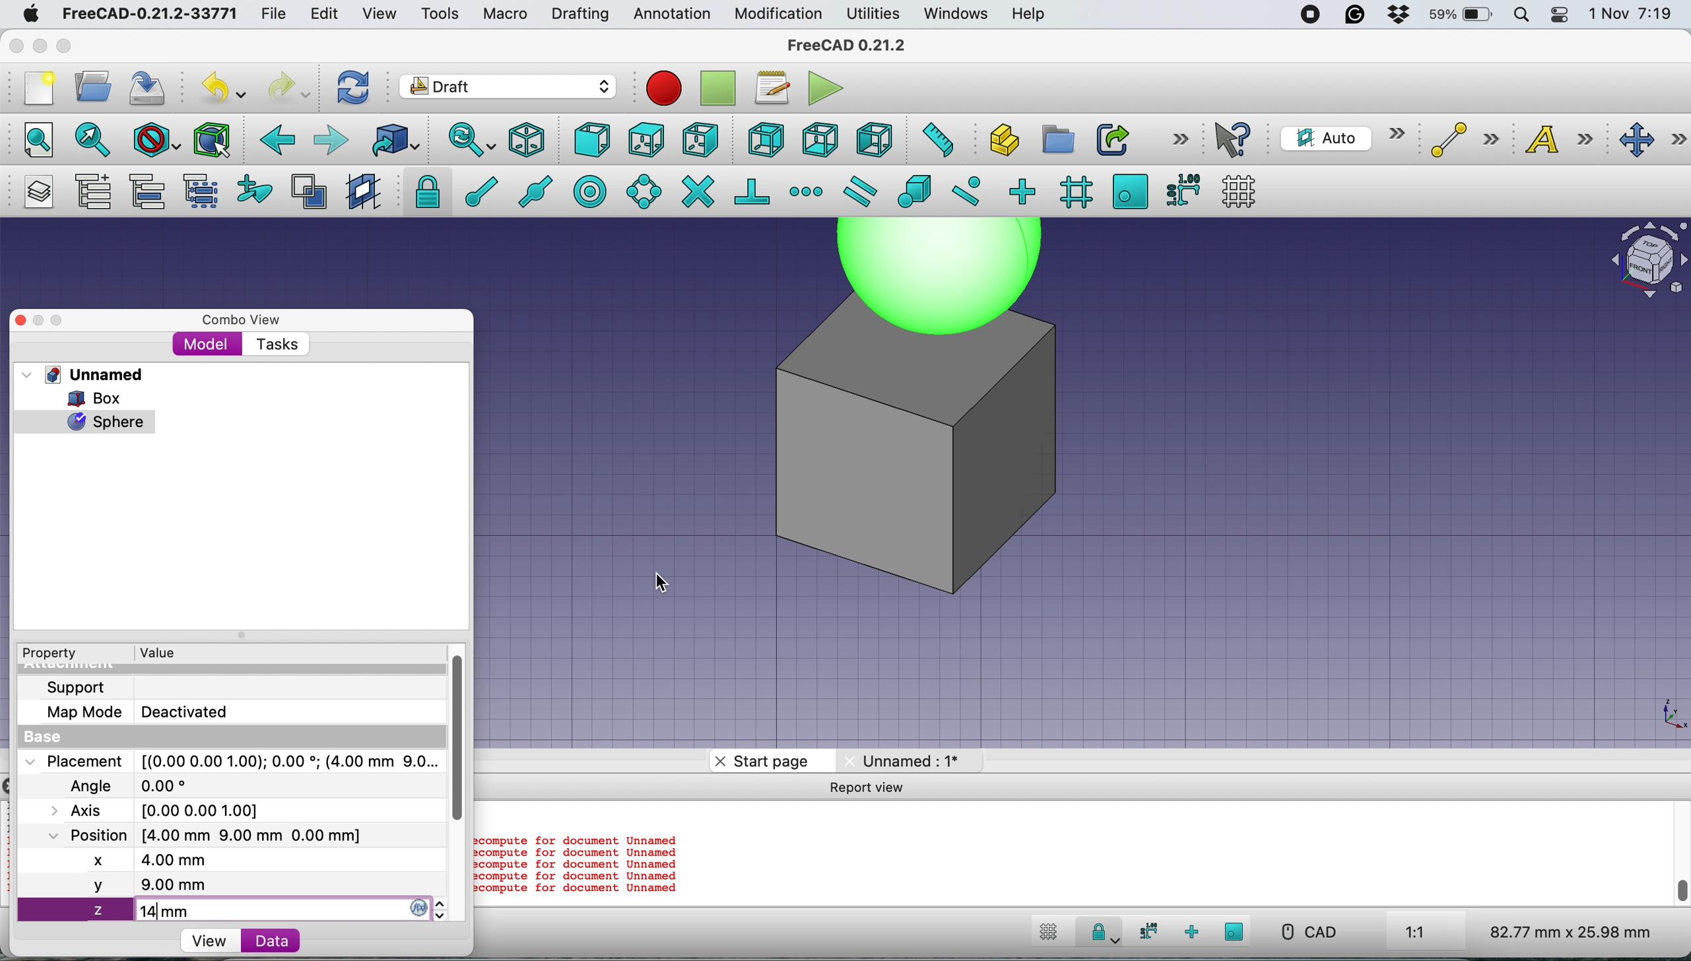 The image size is (1691, 961). Describe the element at coordinates (1045, 934) in the screenshot. I see `toggle grid` at that location.